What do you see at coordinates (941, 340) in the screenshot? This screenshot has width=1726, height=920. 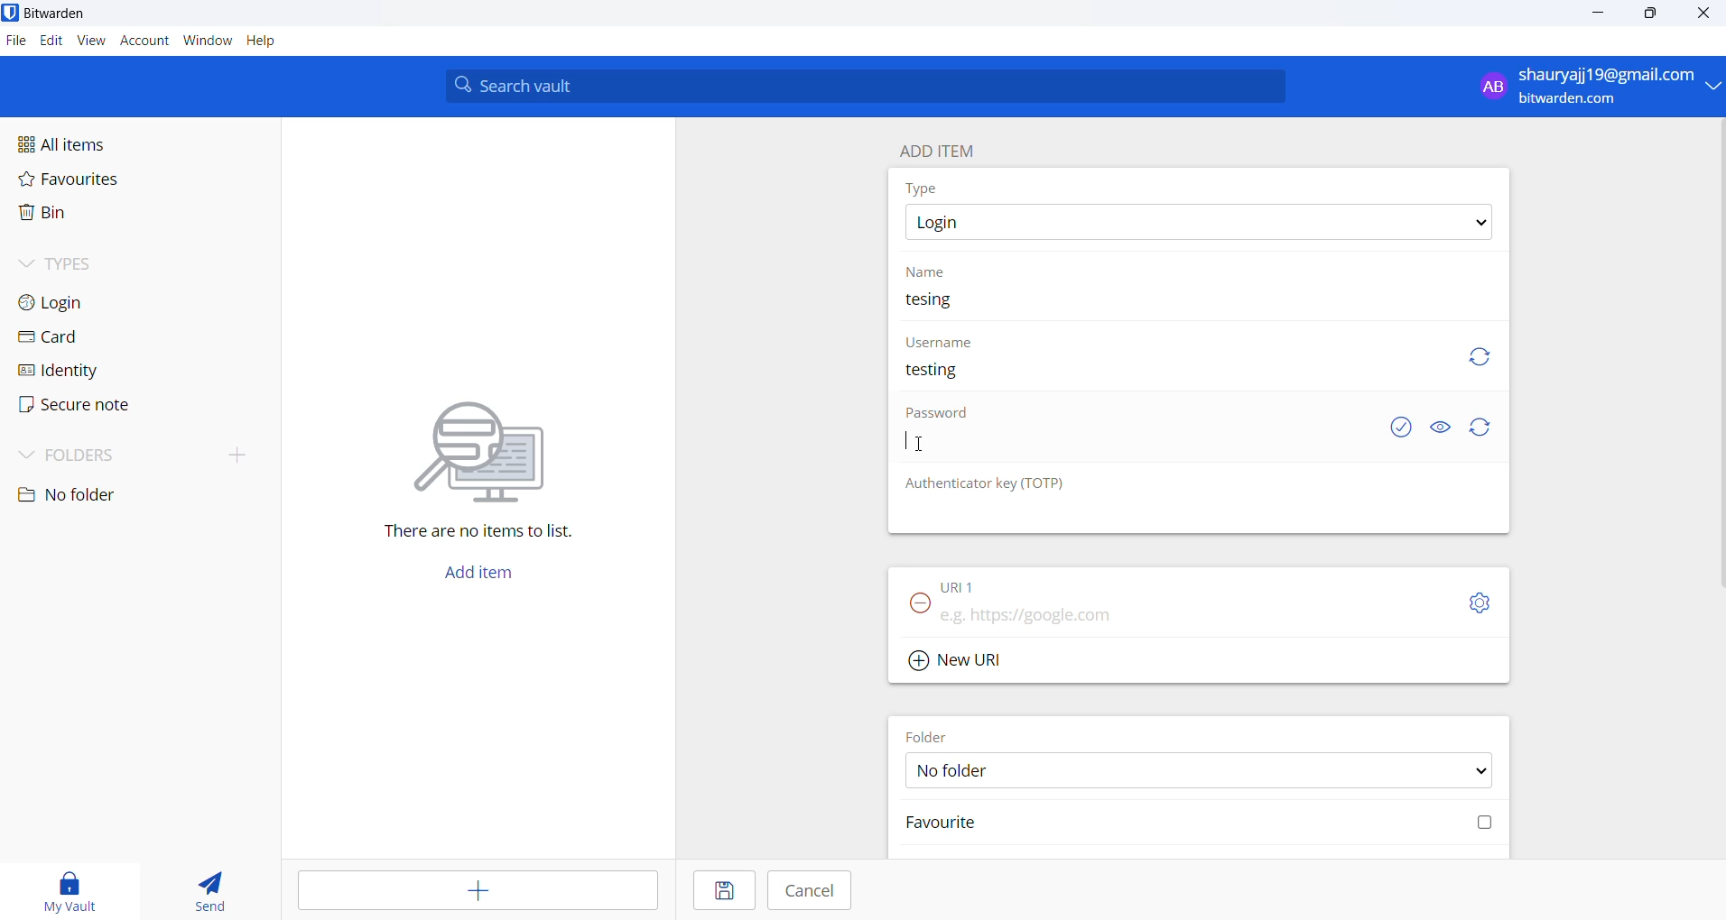 I see `username heading` at bounding box center [941, 340].